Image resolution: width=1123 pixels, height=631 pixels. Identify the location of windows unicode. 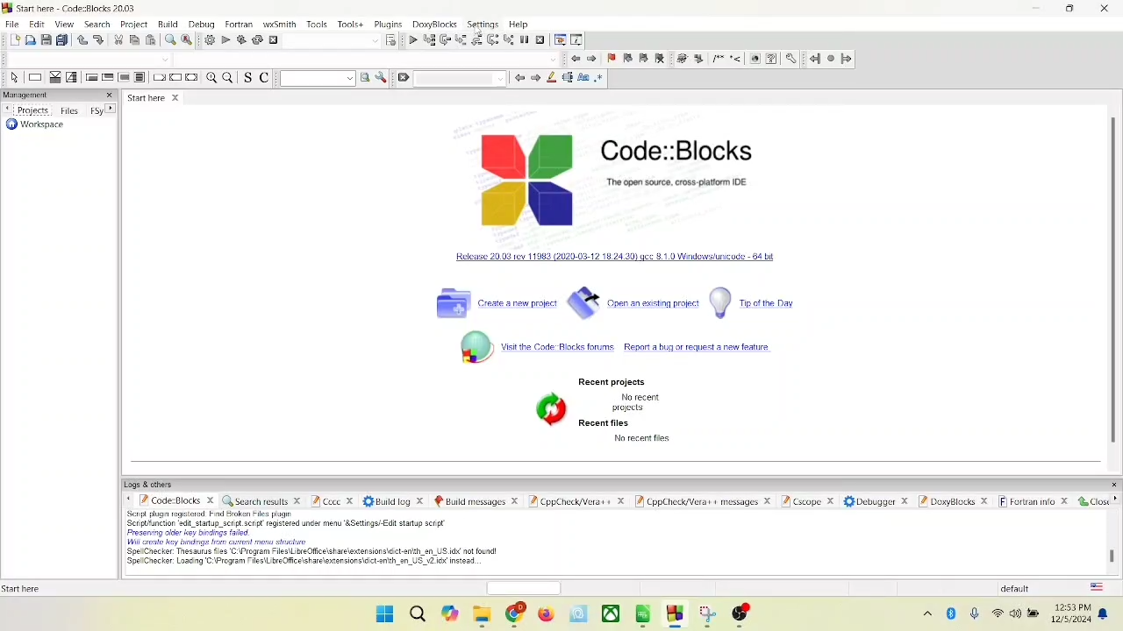
(633, 260).